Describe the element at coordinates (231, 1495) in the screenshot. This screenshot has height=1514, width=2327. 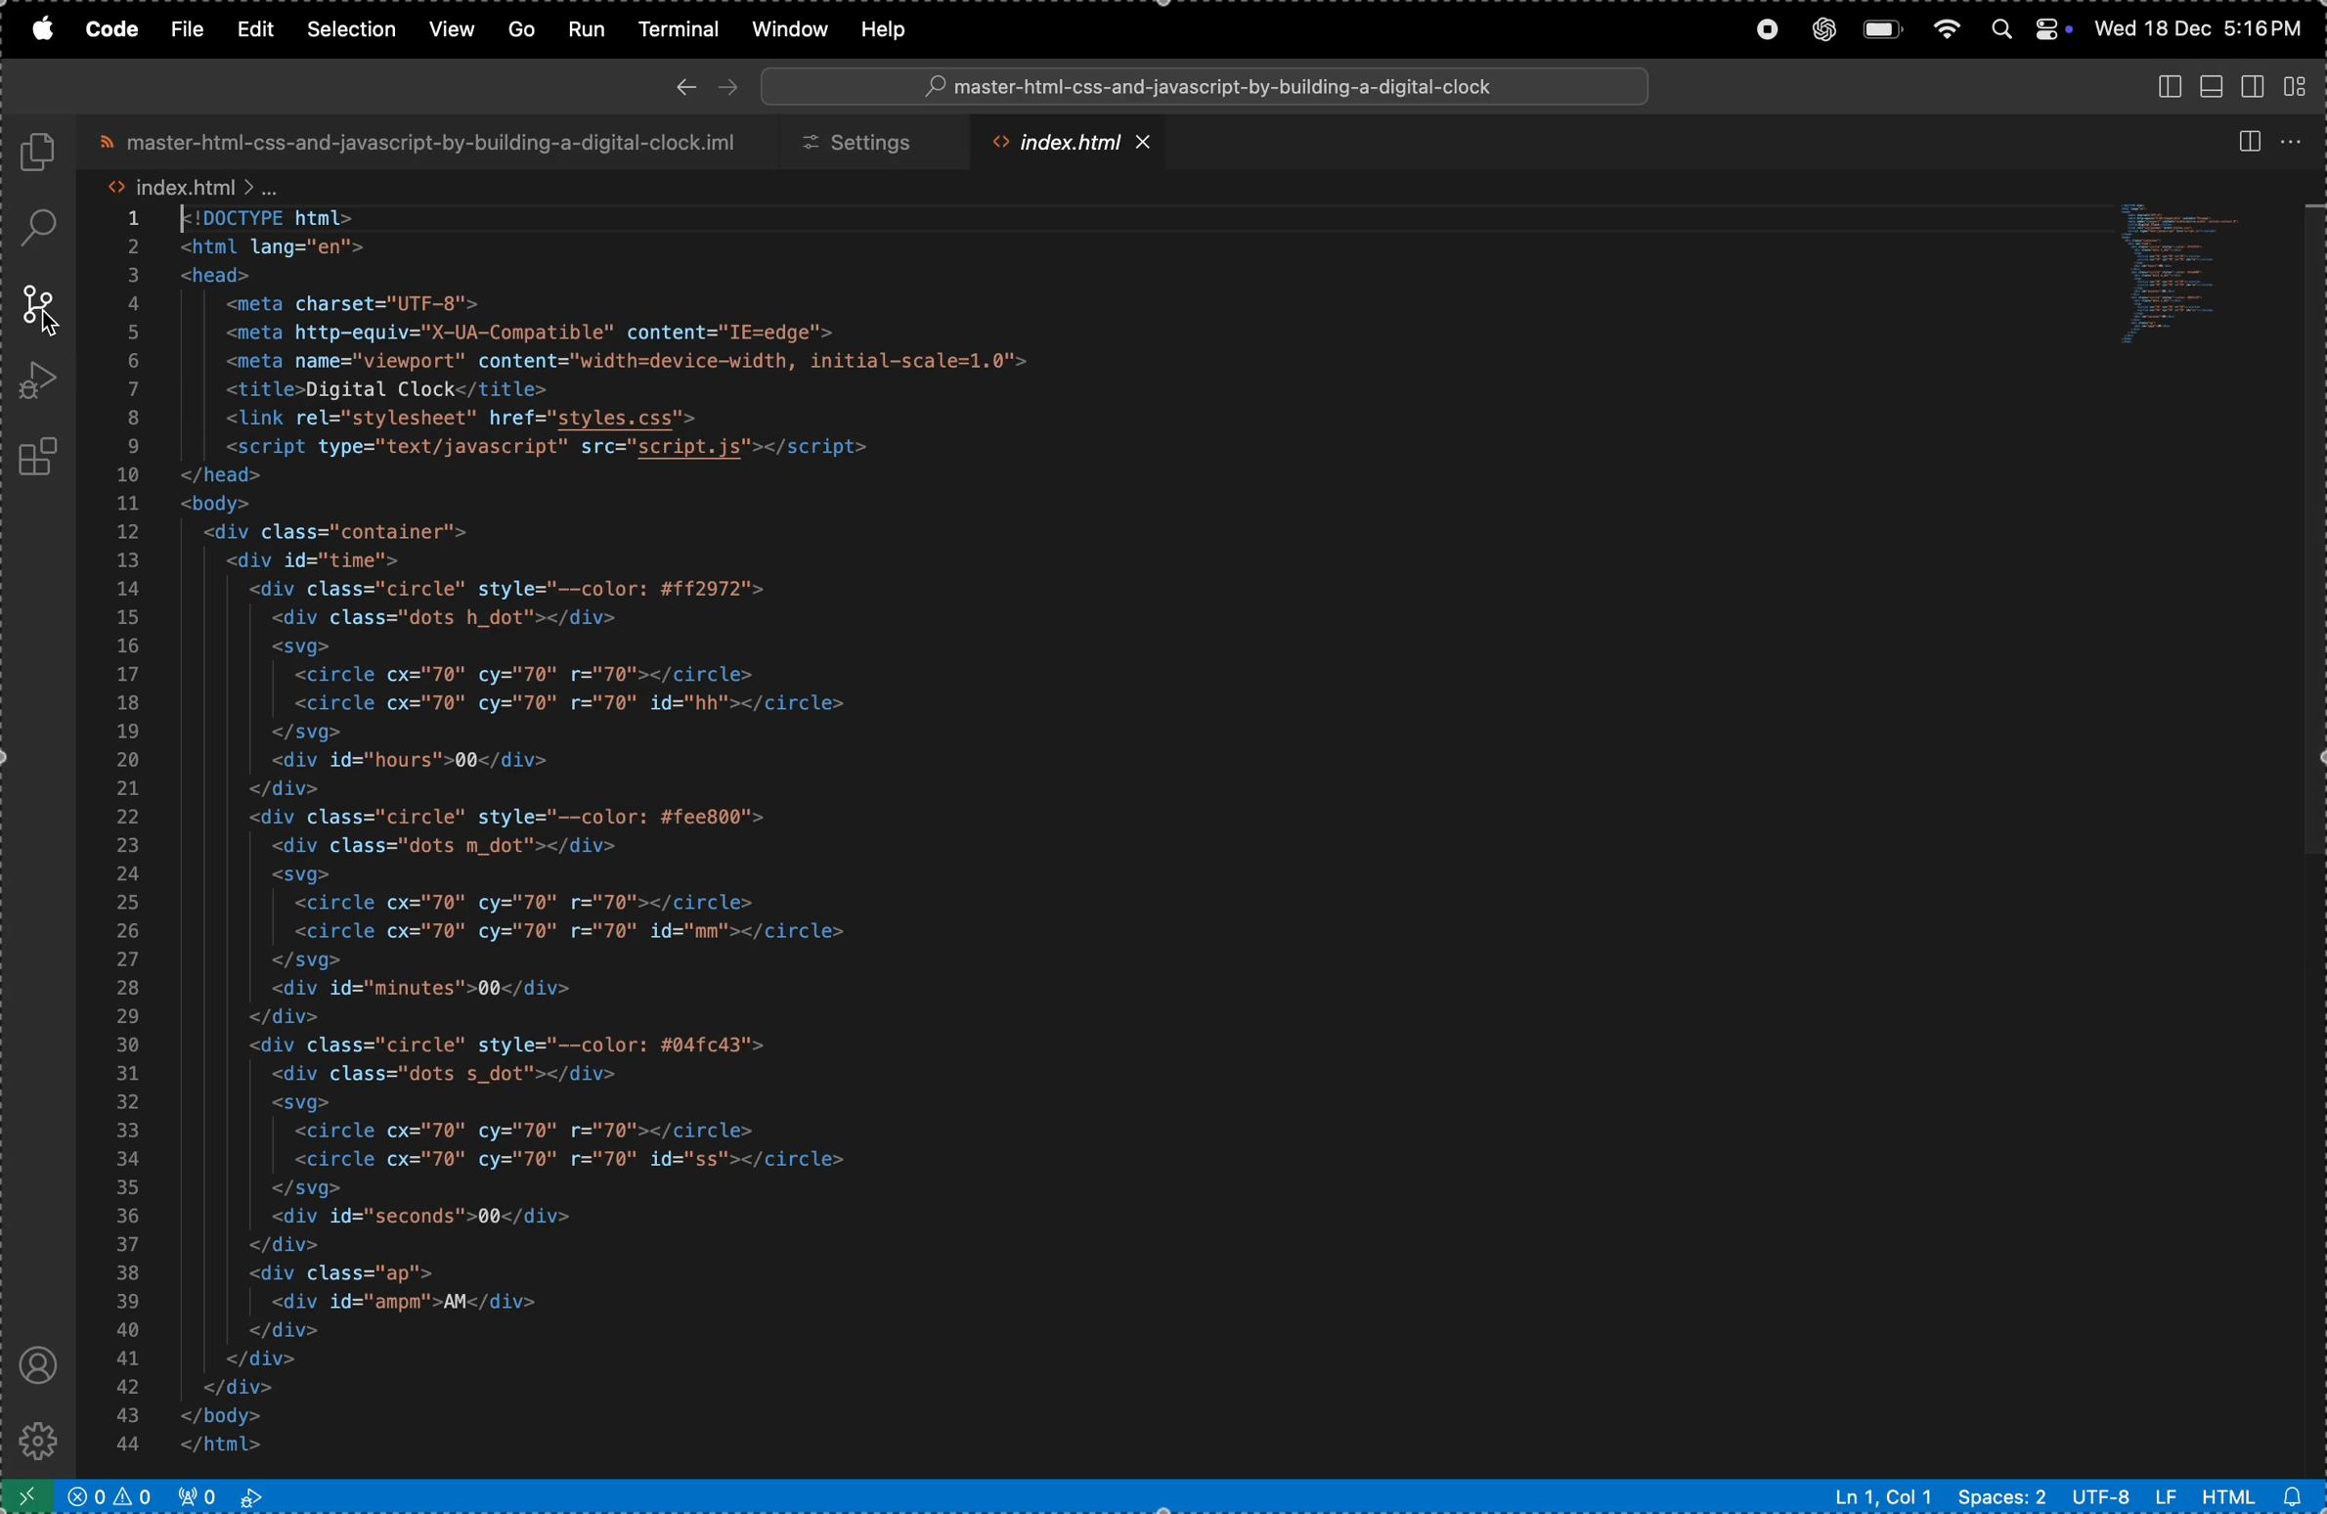
I see `view port ` at that location.